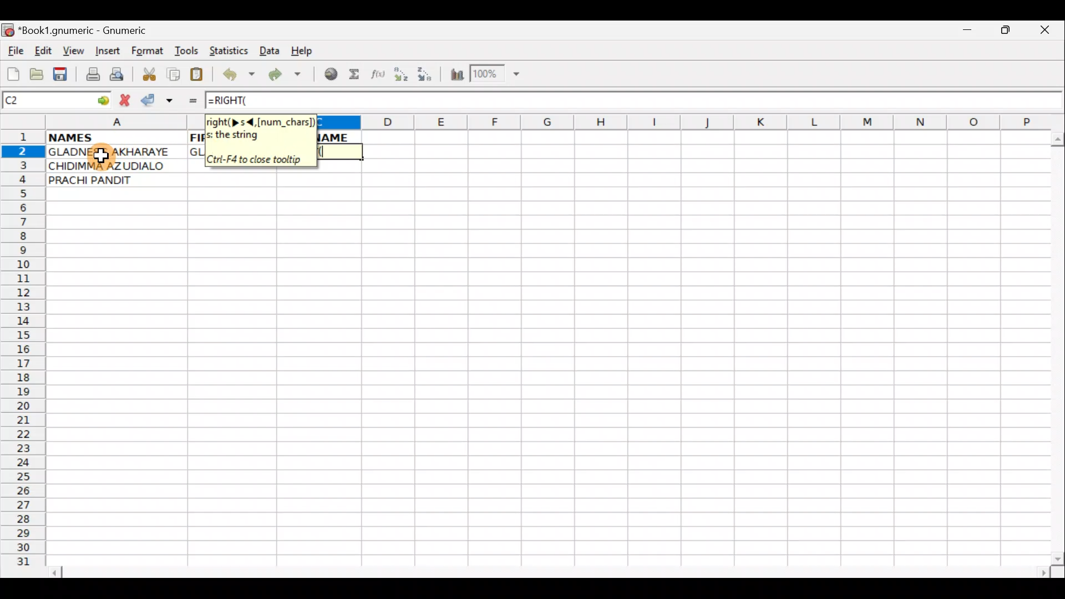 This screenshot has height=599, width=1065. I want to click on Sort Descending order, so click(428, 77).